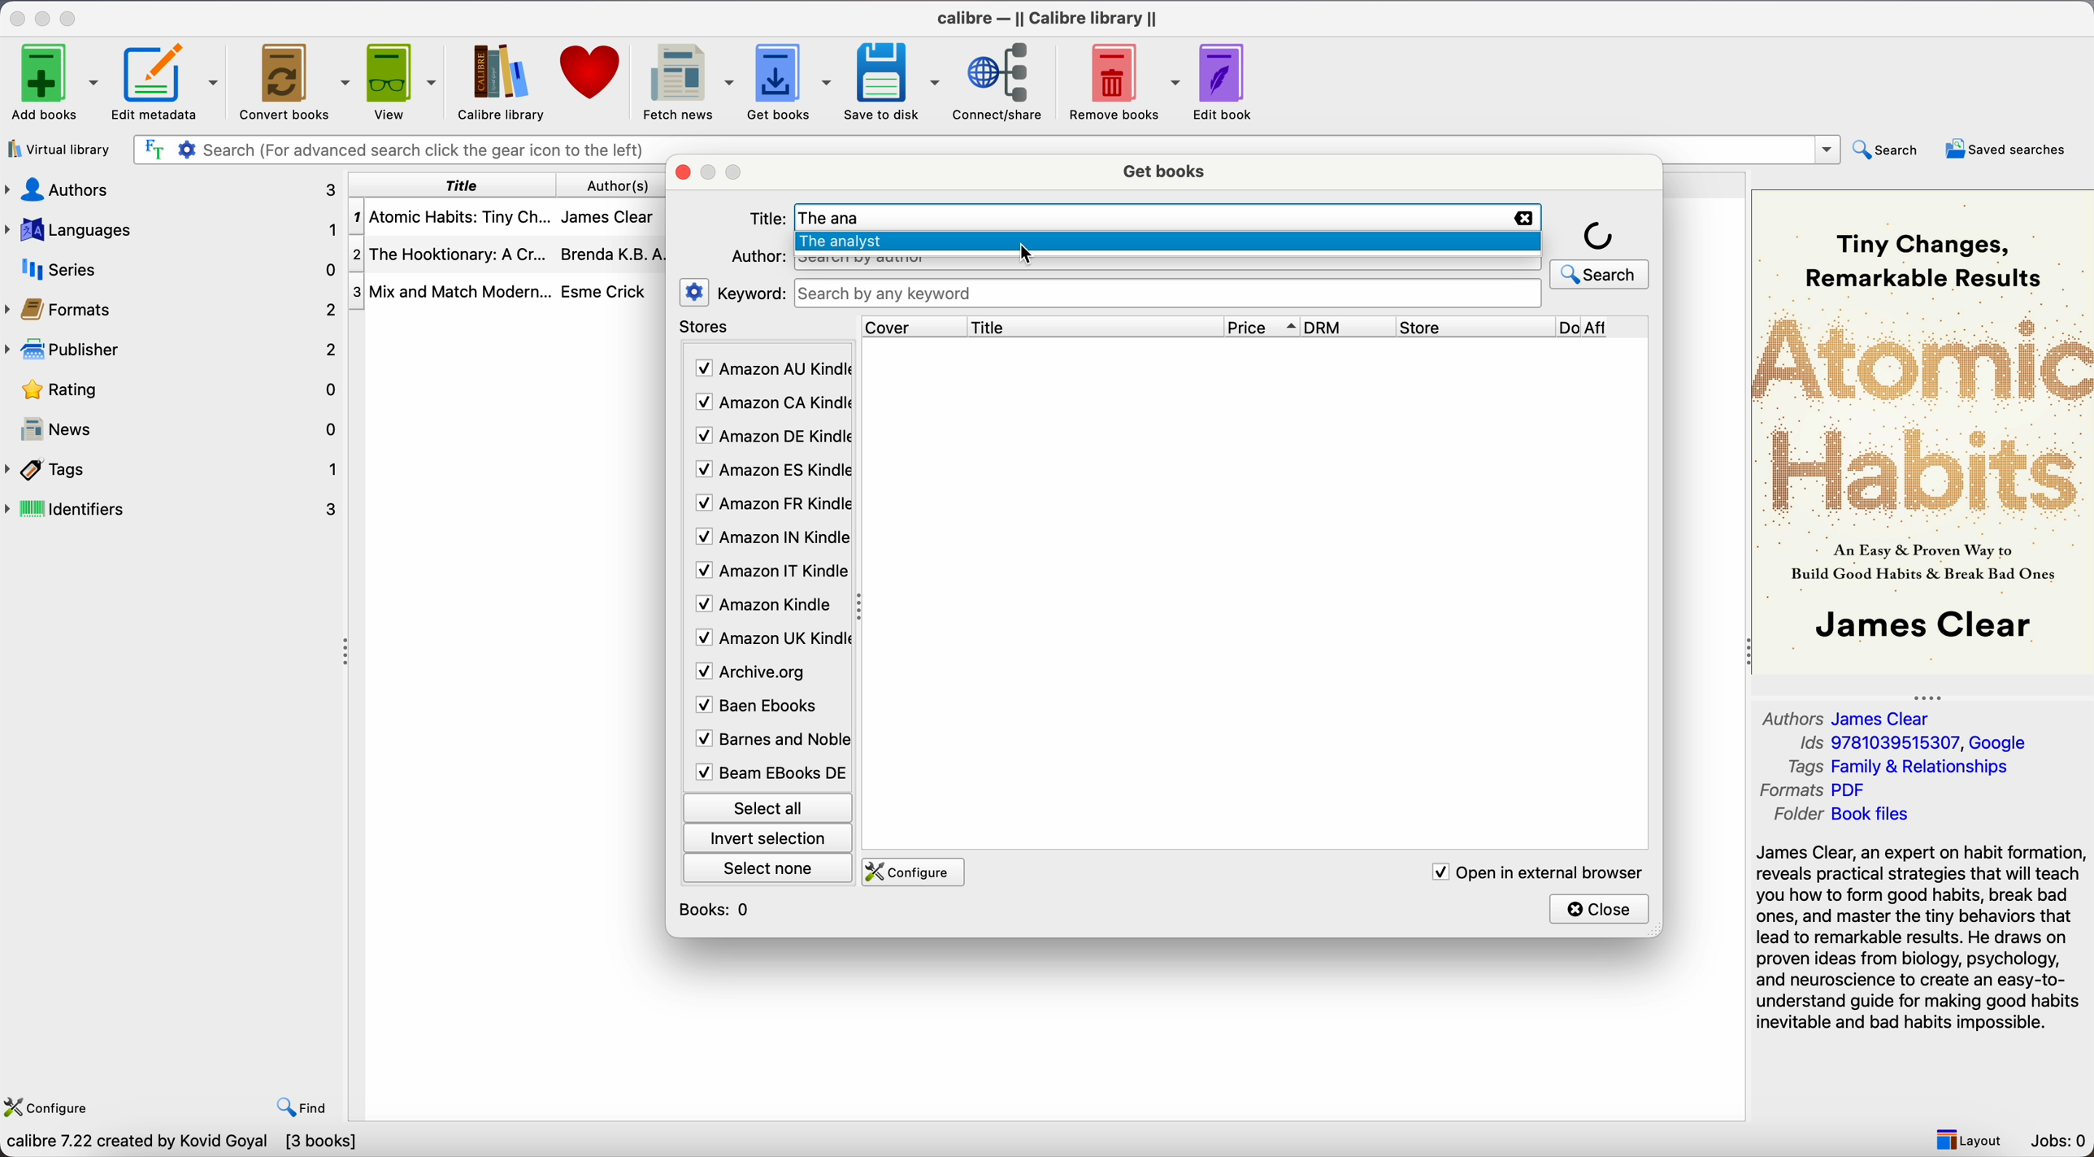  Describe the element at coordinates (619, 186) in the screenshot. I see `authors` at that location.